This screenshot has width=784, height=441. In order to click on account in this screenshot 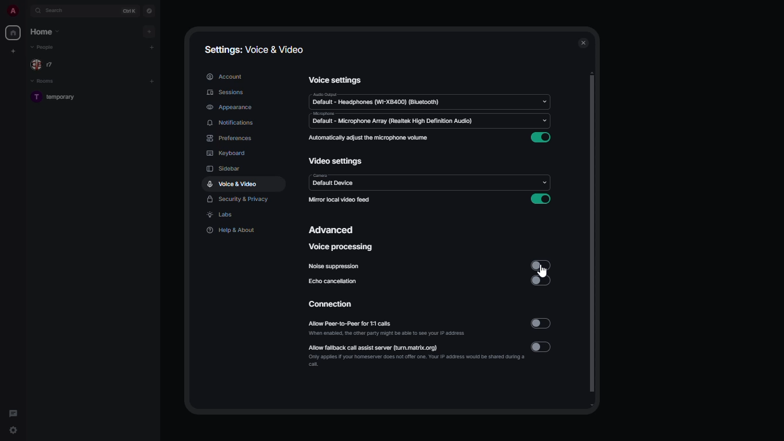, I will do `click(224, 76)`.